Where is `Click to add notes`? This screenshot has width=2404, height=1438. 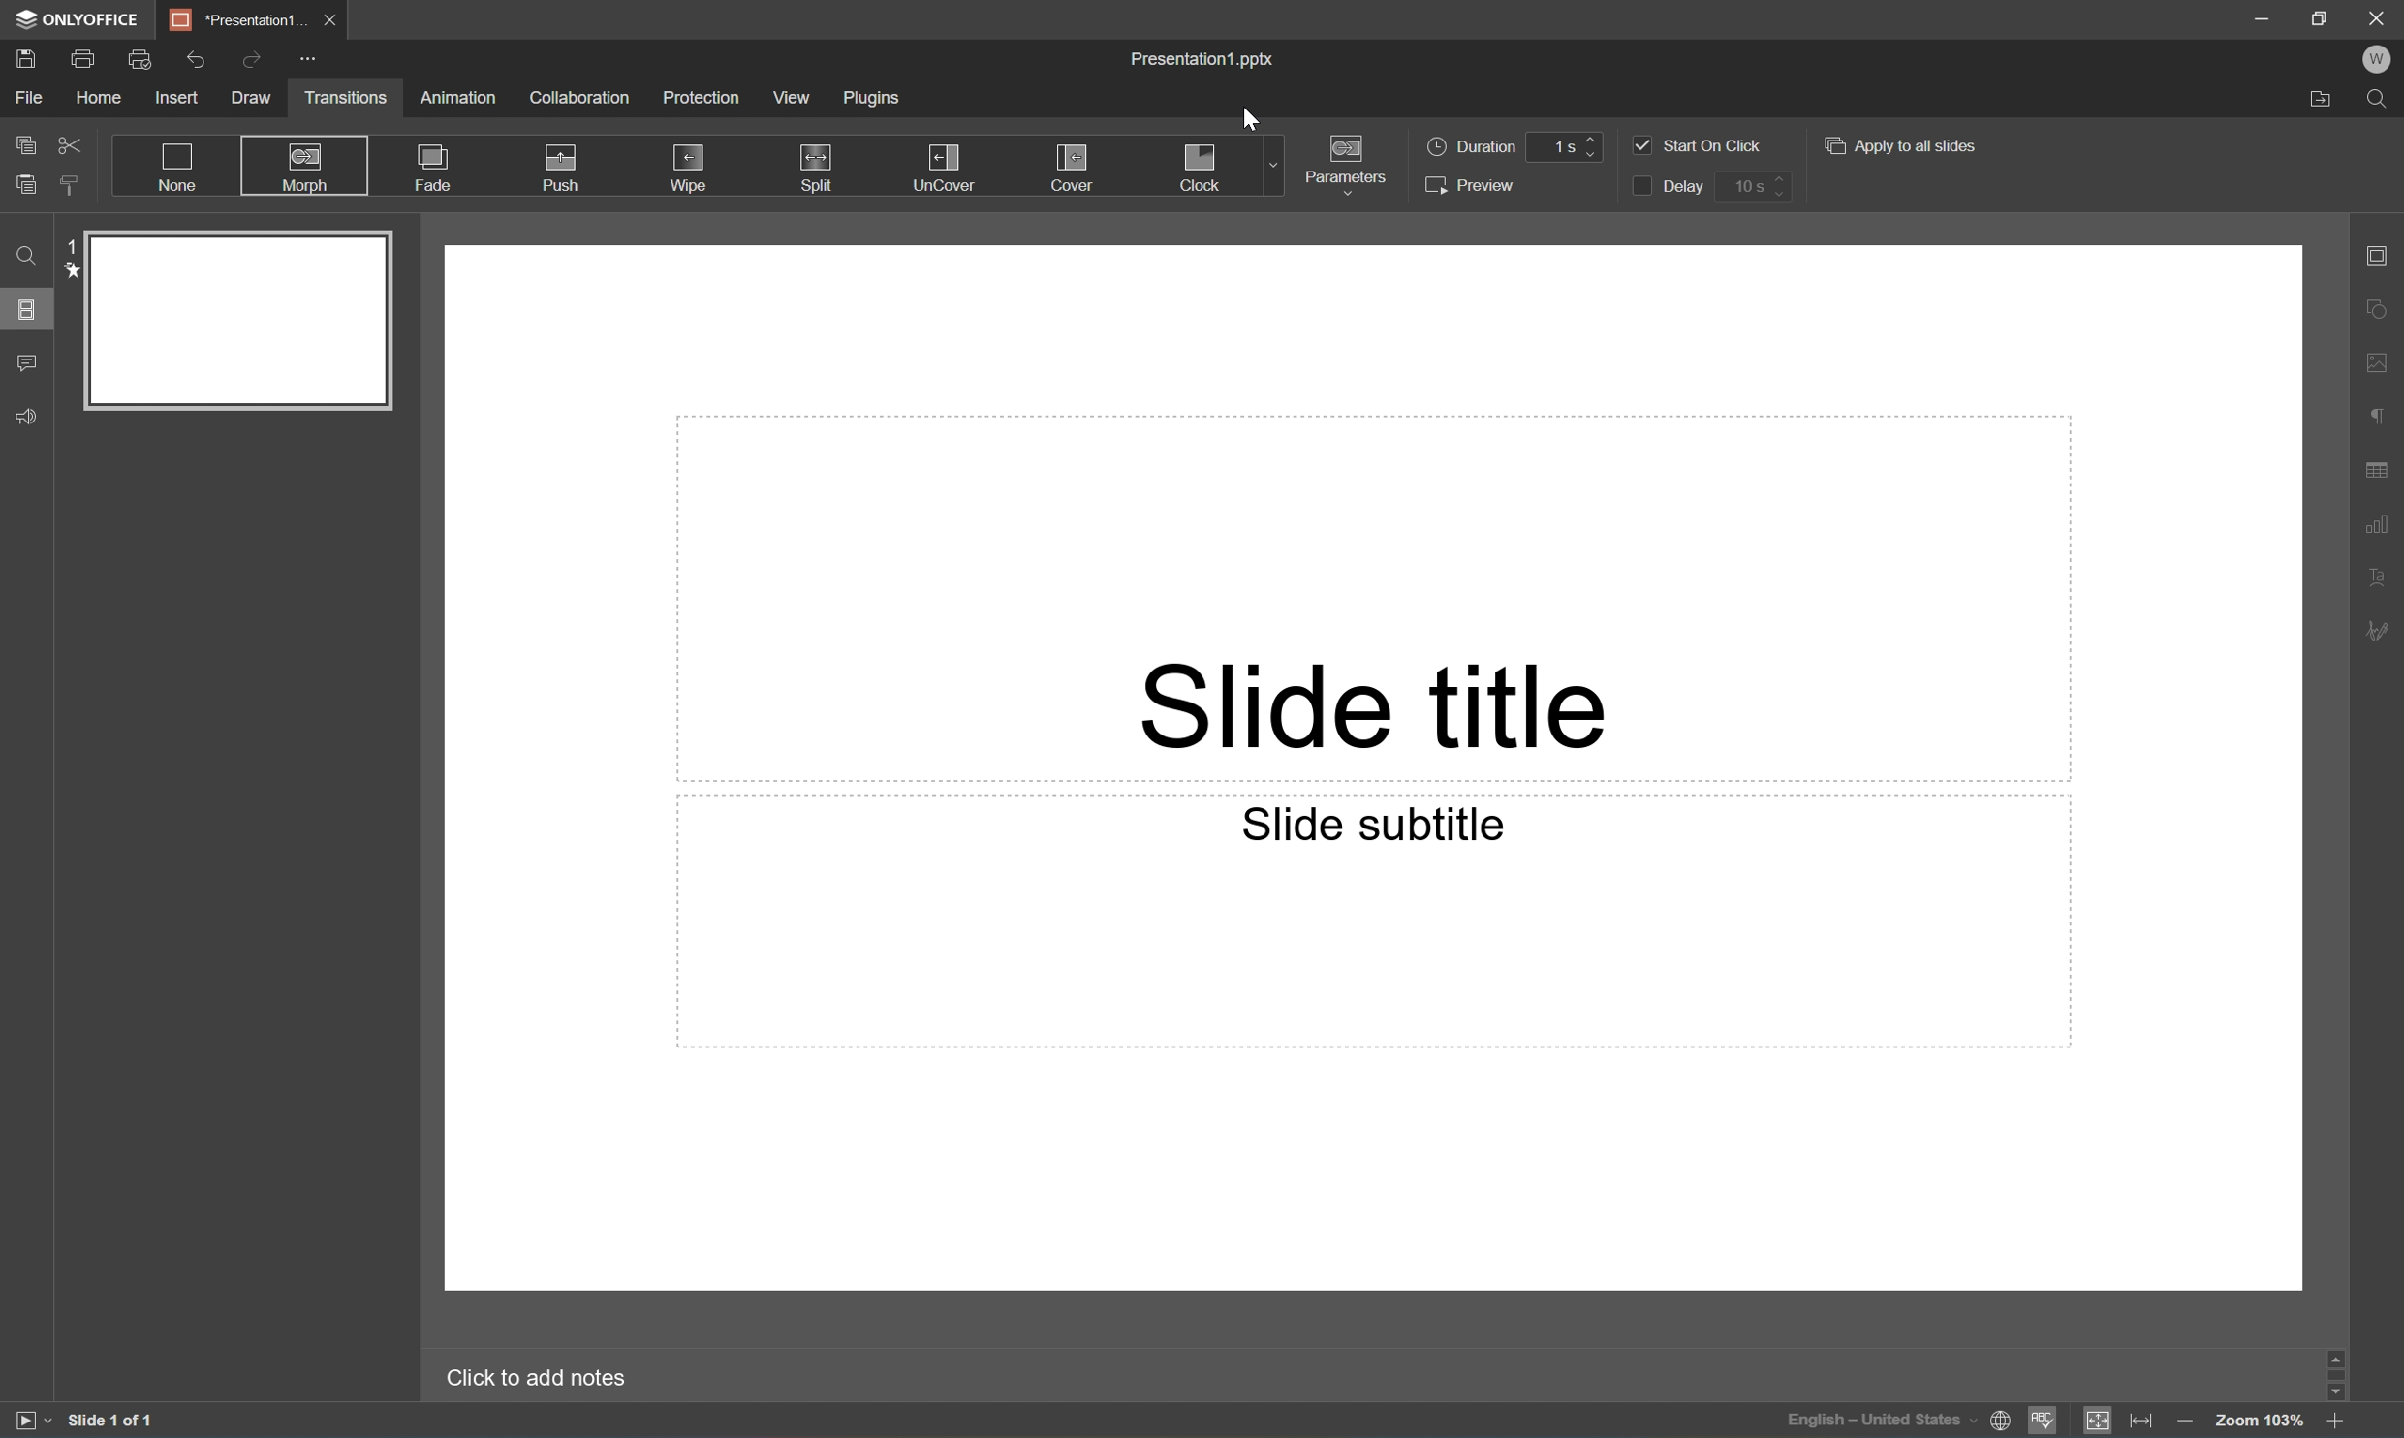 Click to add notes is located at coordinates (540, 1377).